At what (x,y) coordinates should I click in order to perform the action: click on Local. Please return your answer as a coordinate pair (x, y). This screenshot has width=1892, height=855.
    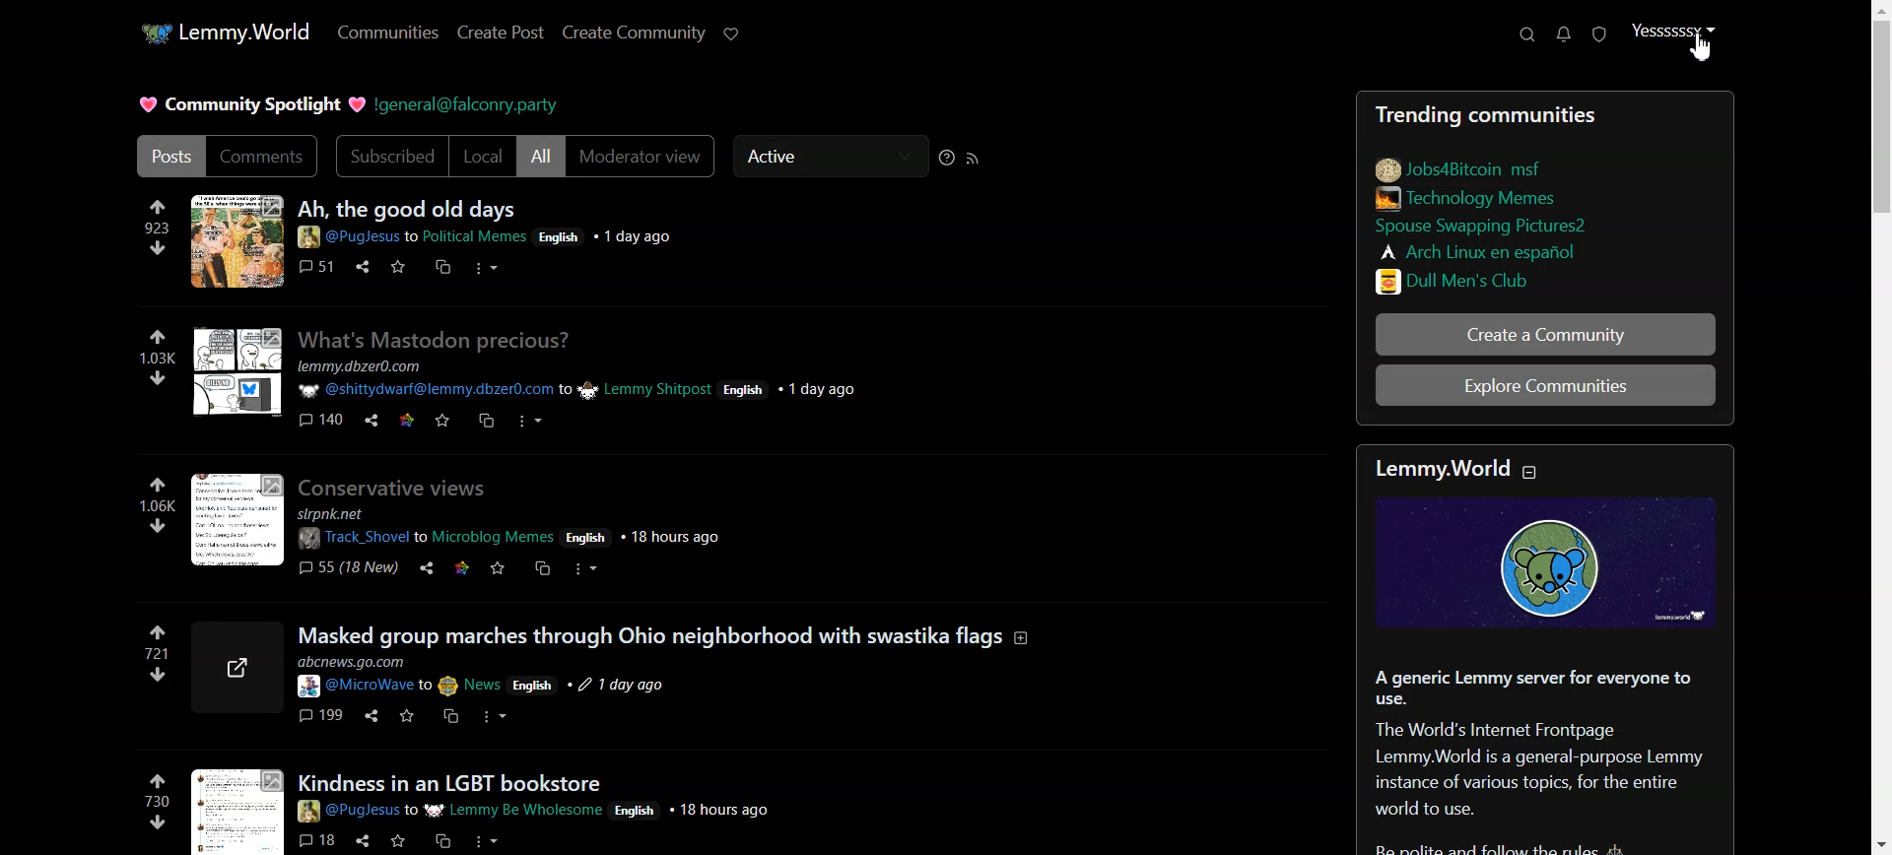
    Looking at the image, I should click on (484, 157).